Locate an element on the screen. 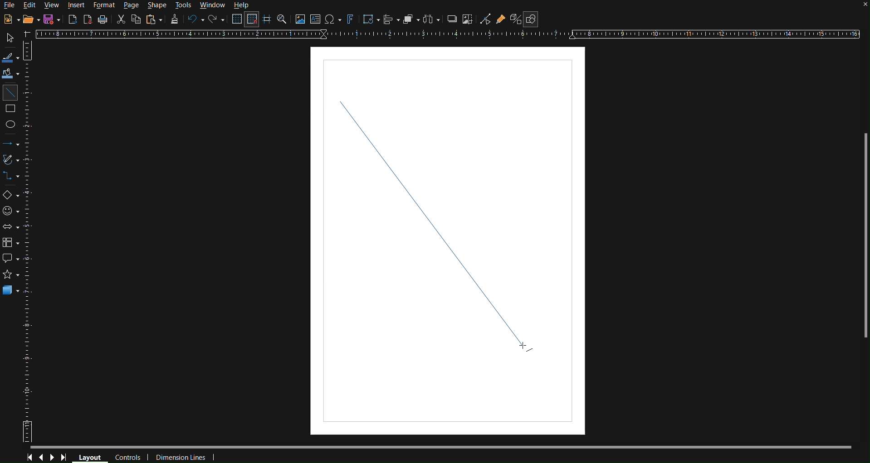 The image size is (870, 463). Undo is located at coordinates (196, 19).